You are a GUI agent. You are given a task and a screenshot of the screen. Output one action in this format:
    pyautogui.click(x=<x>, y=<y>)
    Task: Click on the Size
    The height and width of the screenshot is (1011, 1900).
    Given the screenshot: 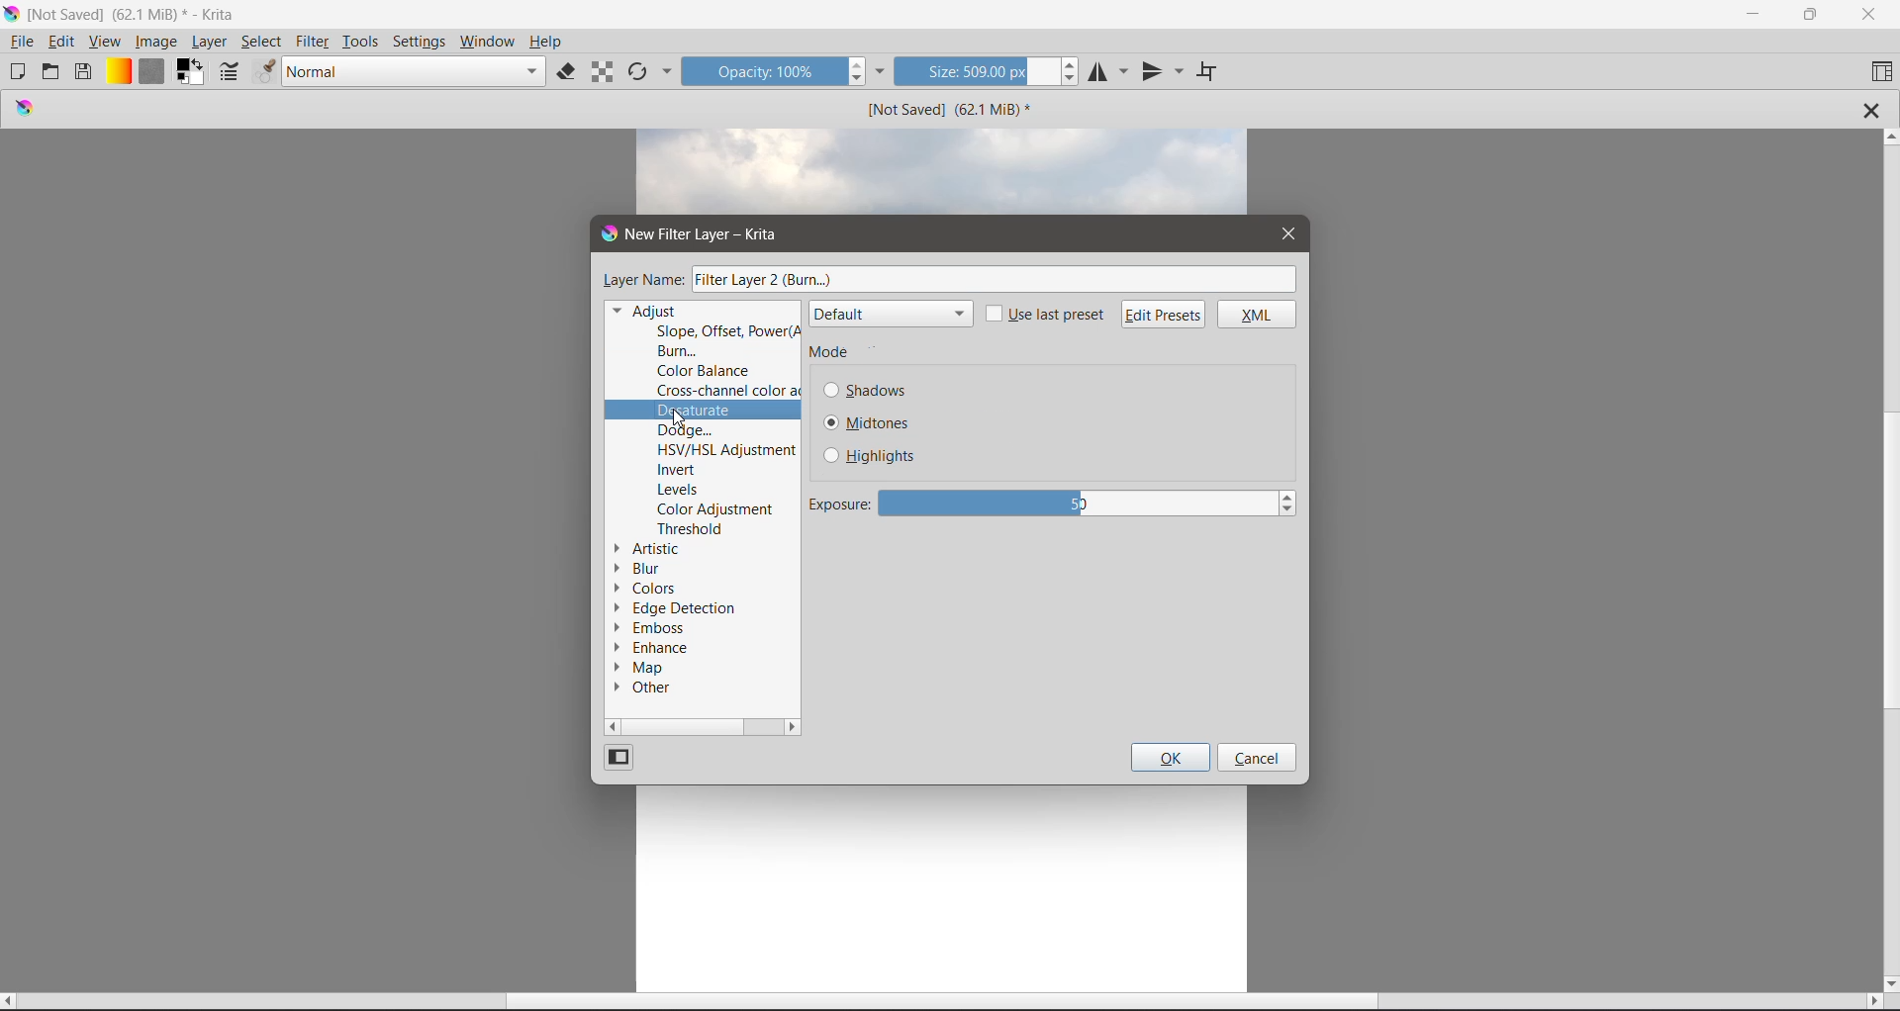 What is the action you would take?
    pyautogui.click(x=976, y=72)
    